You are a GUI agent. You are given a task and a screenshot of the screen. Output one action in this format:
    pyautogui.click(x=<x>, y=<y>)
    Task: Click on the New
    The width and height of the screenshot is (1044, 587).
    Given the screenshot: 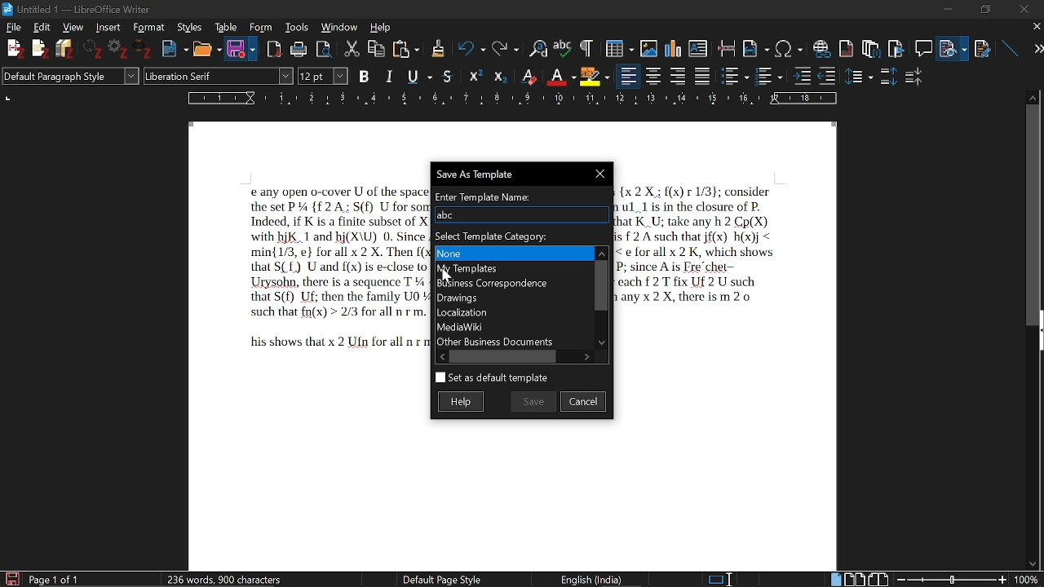 What is the action you would take?
    pyautogui.click(x=175, y=47)
    